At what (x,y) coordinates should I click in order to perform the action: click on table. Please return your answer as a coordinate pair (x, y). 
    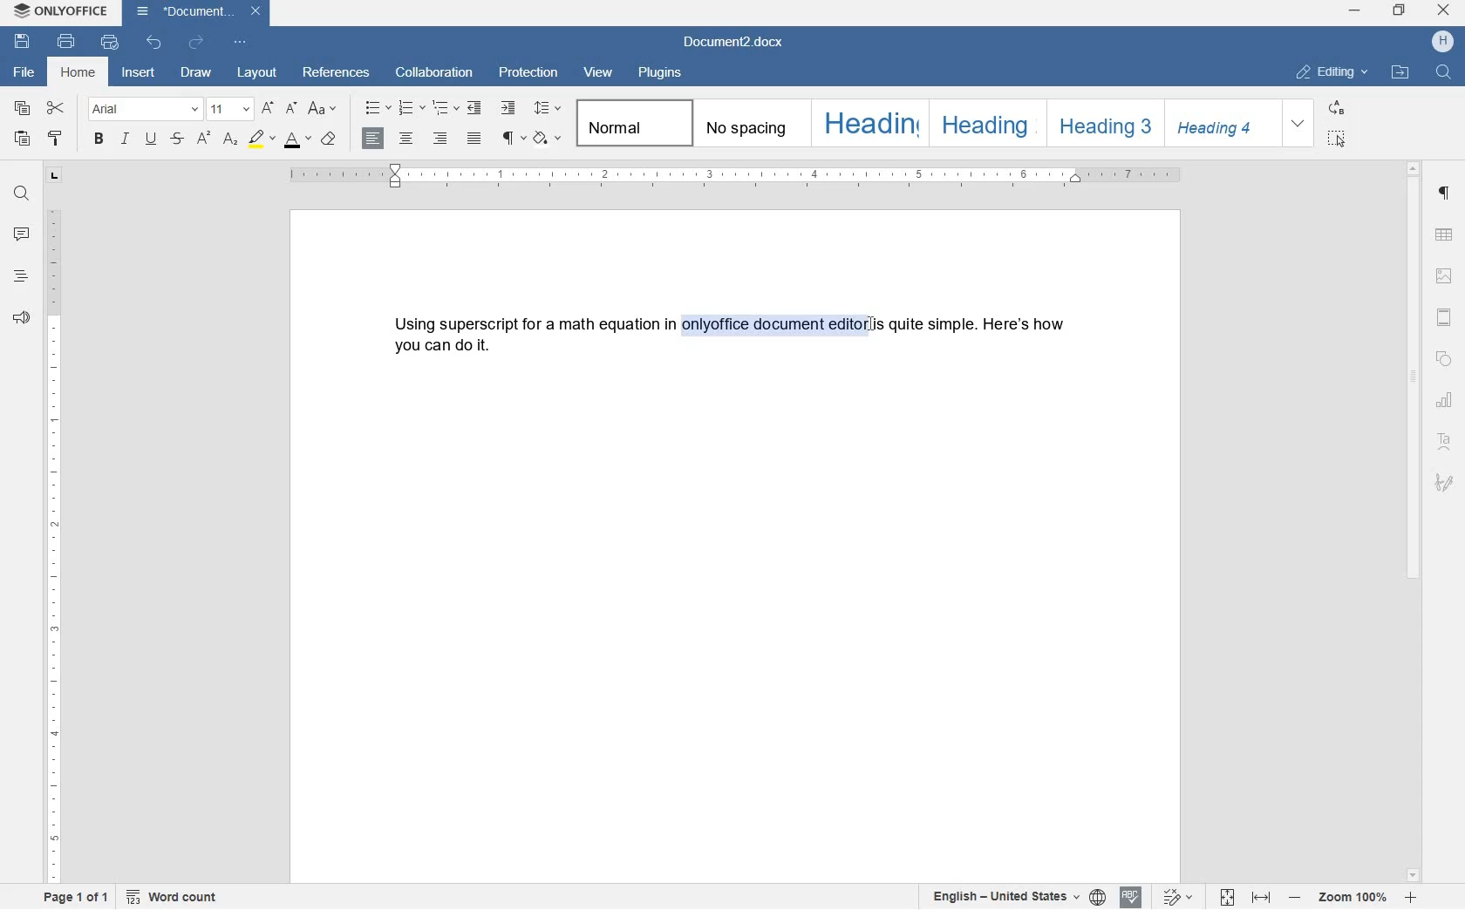
    Looking at the image, I should click on (1445, 235).